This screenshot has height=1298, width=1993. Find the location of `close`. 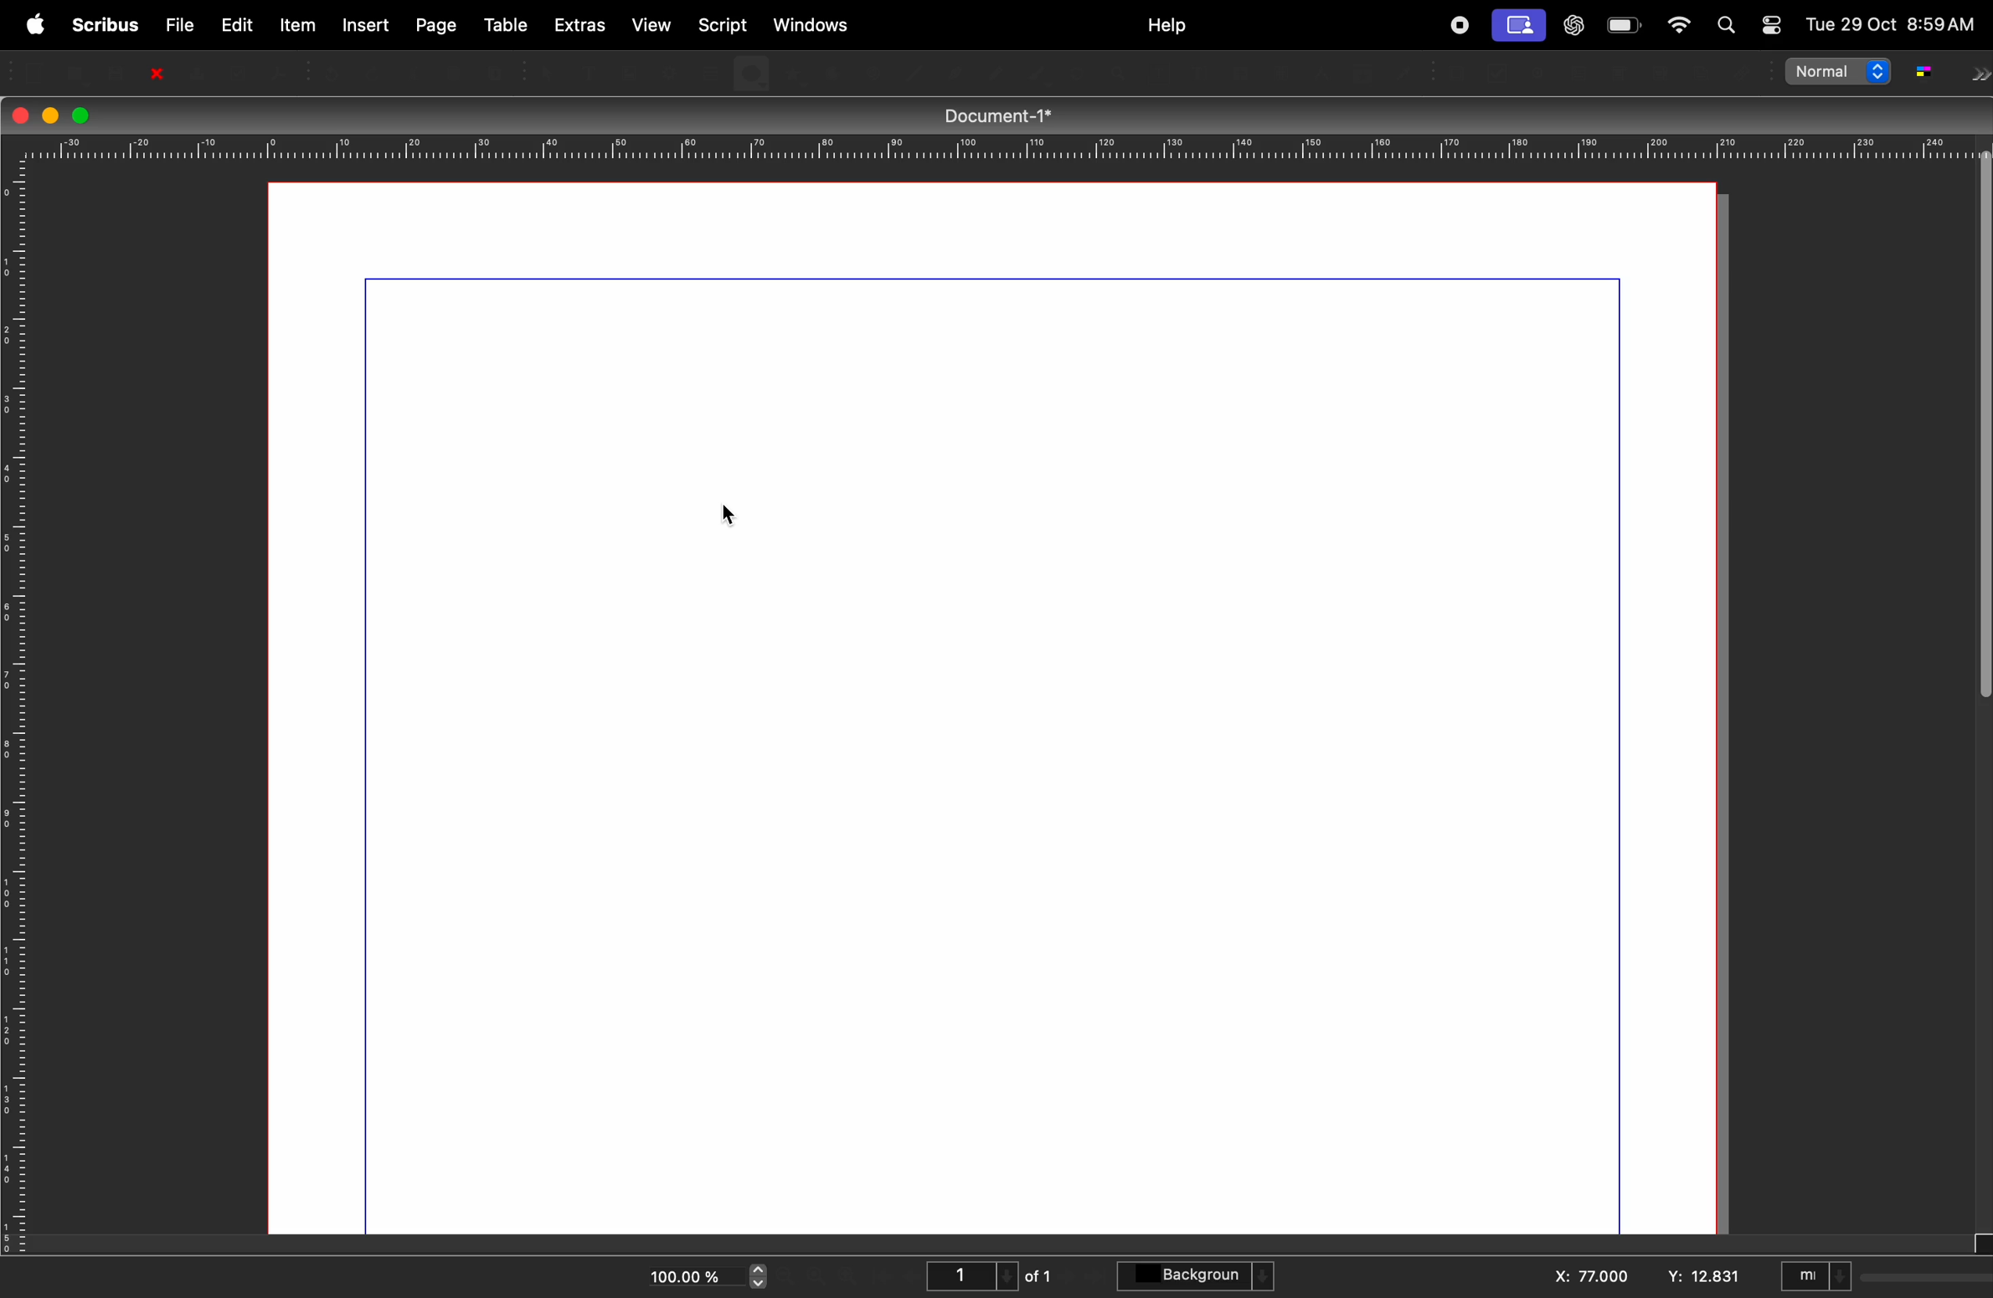

close is located at coordinates (156, 71).